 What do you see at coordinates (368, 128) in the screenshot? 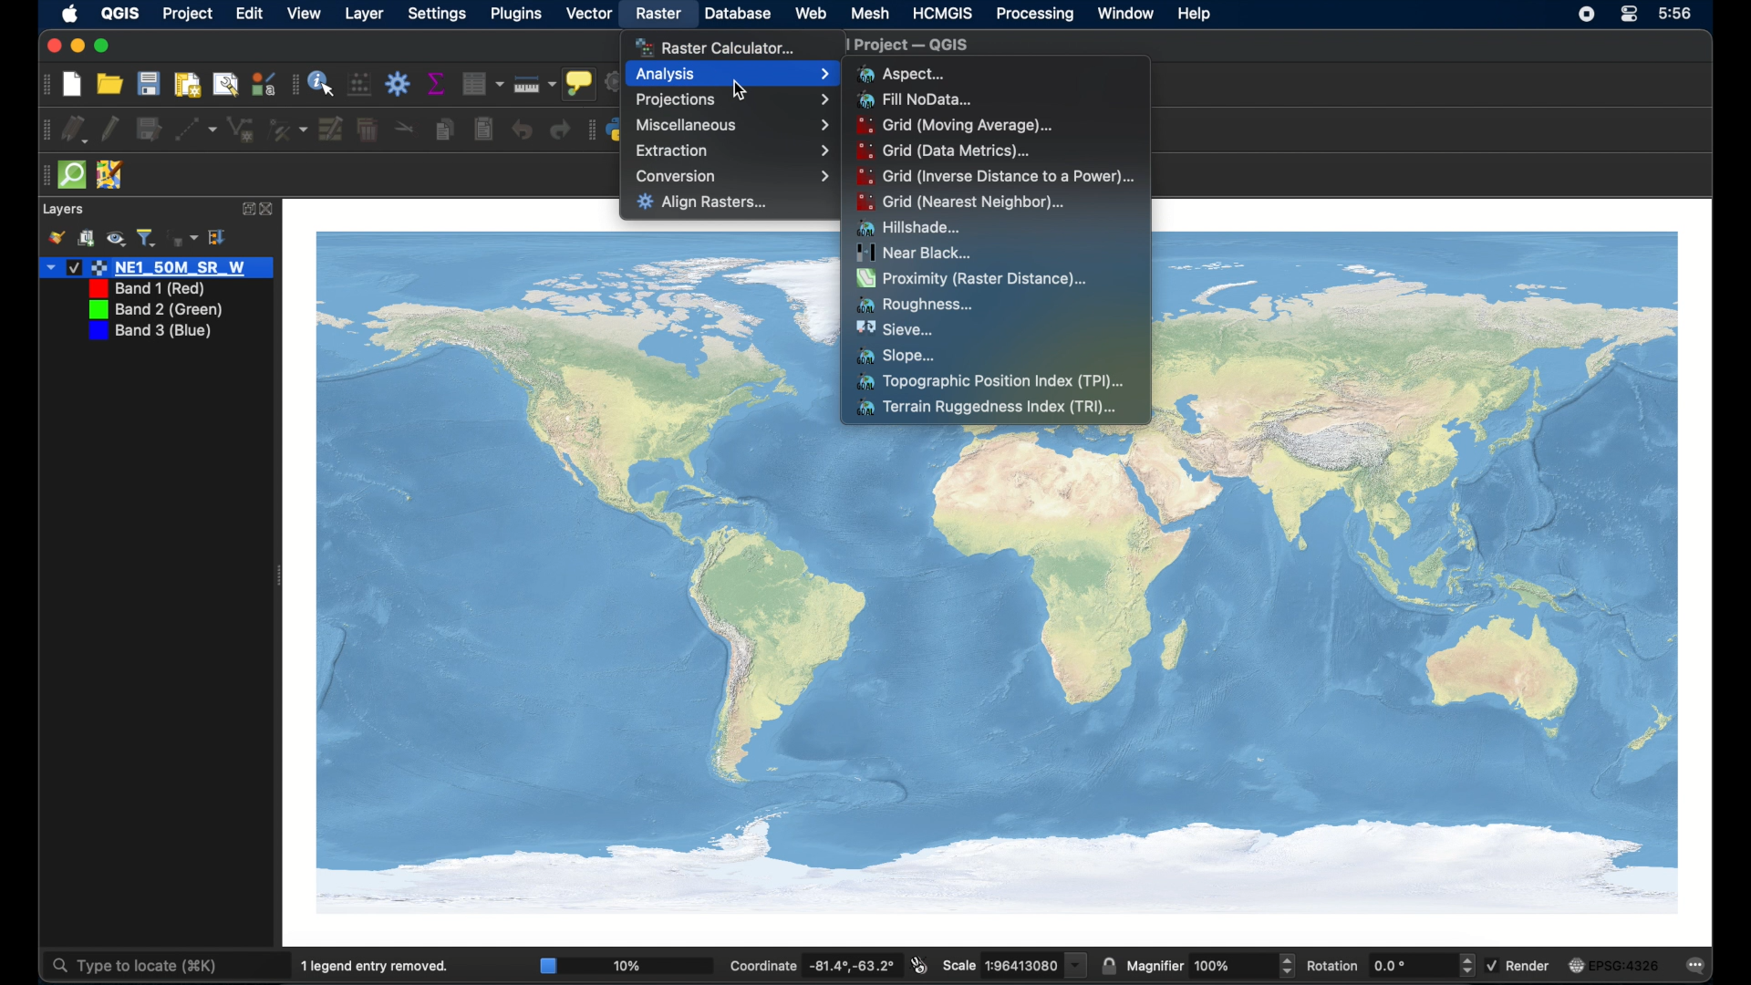
I see `delete selected` at bounding box center [368, 128].